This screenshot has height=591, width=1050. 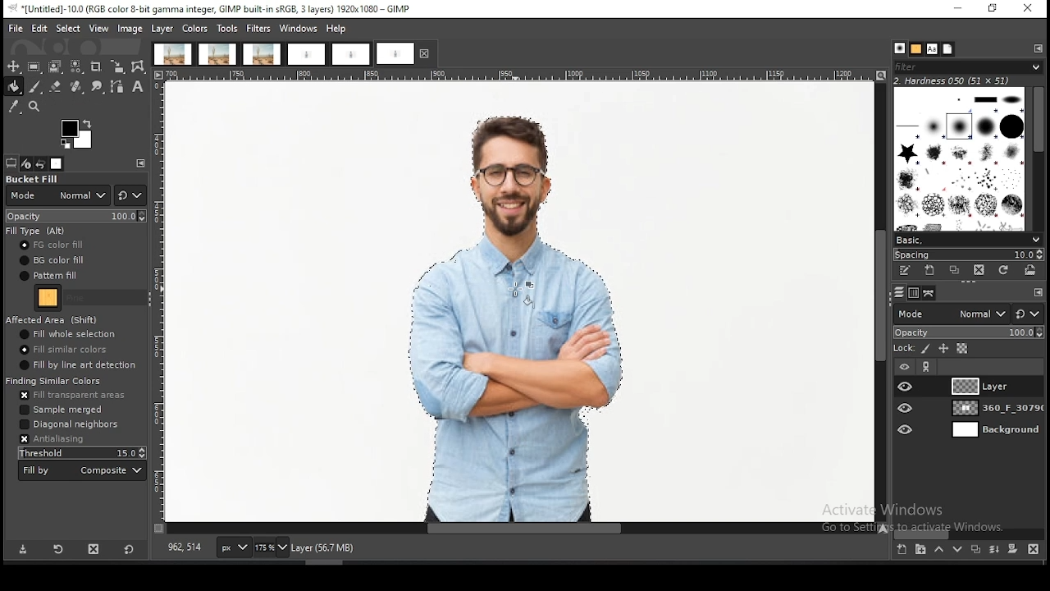 I want to click on scale tool, so click(x=117, y=67).